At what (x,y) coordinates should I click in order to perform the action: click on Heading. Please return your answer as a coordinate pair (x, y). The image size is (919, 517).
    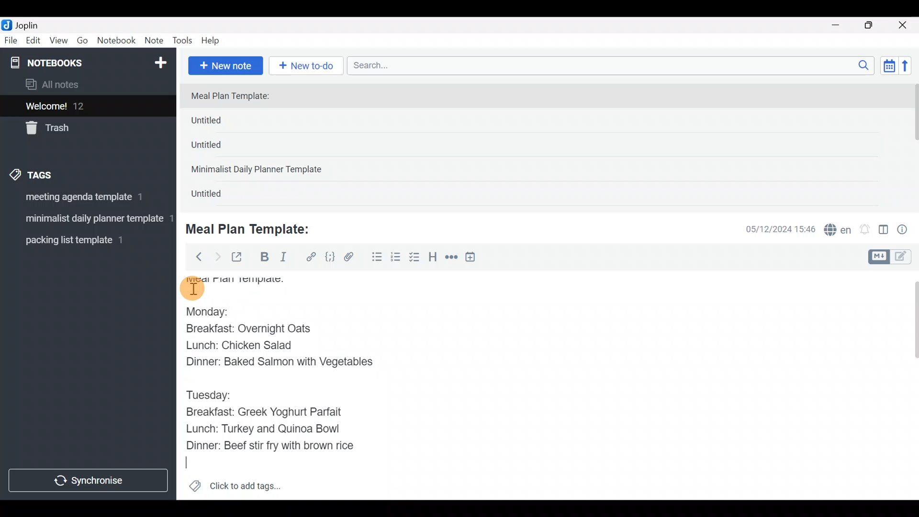
    Looking at the image, I should click on (433, 258).